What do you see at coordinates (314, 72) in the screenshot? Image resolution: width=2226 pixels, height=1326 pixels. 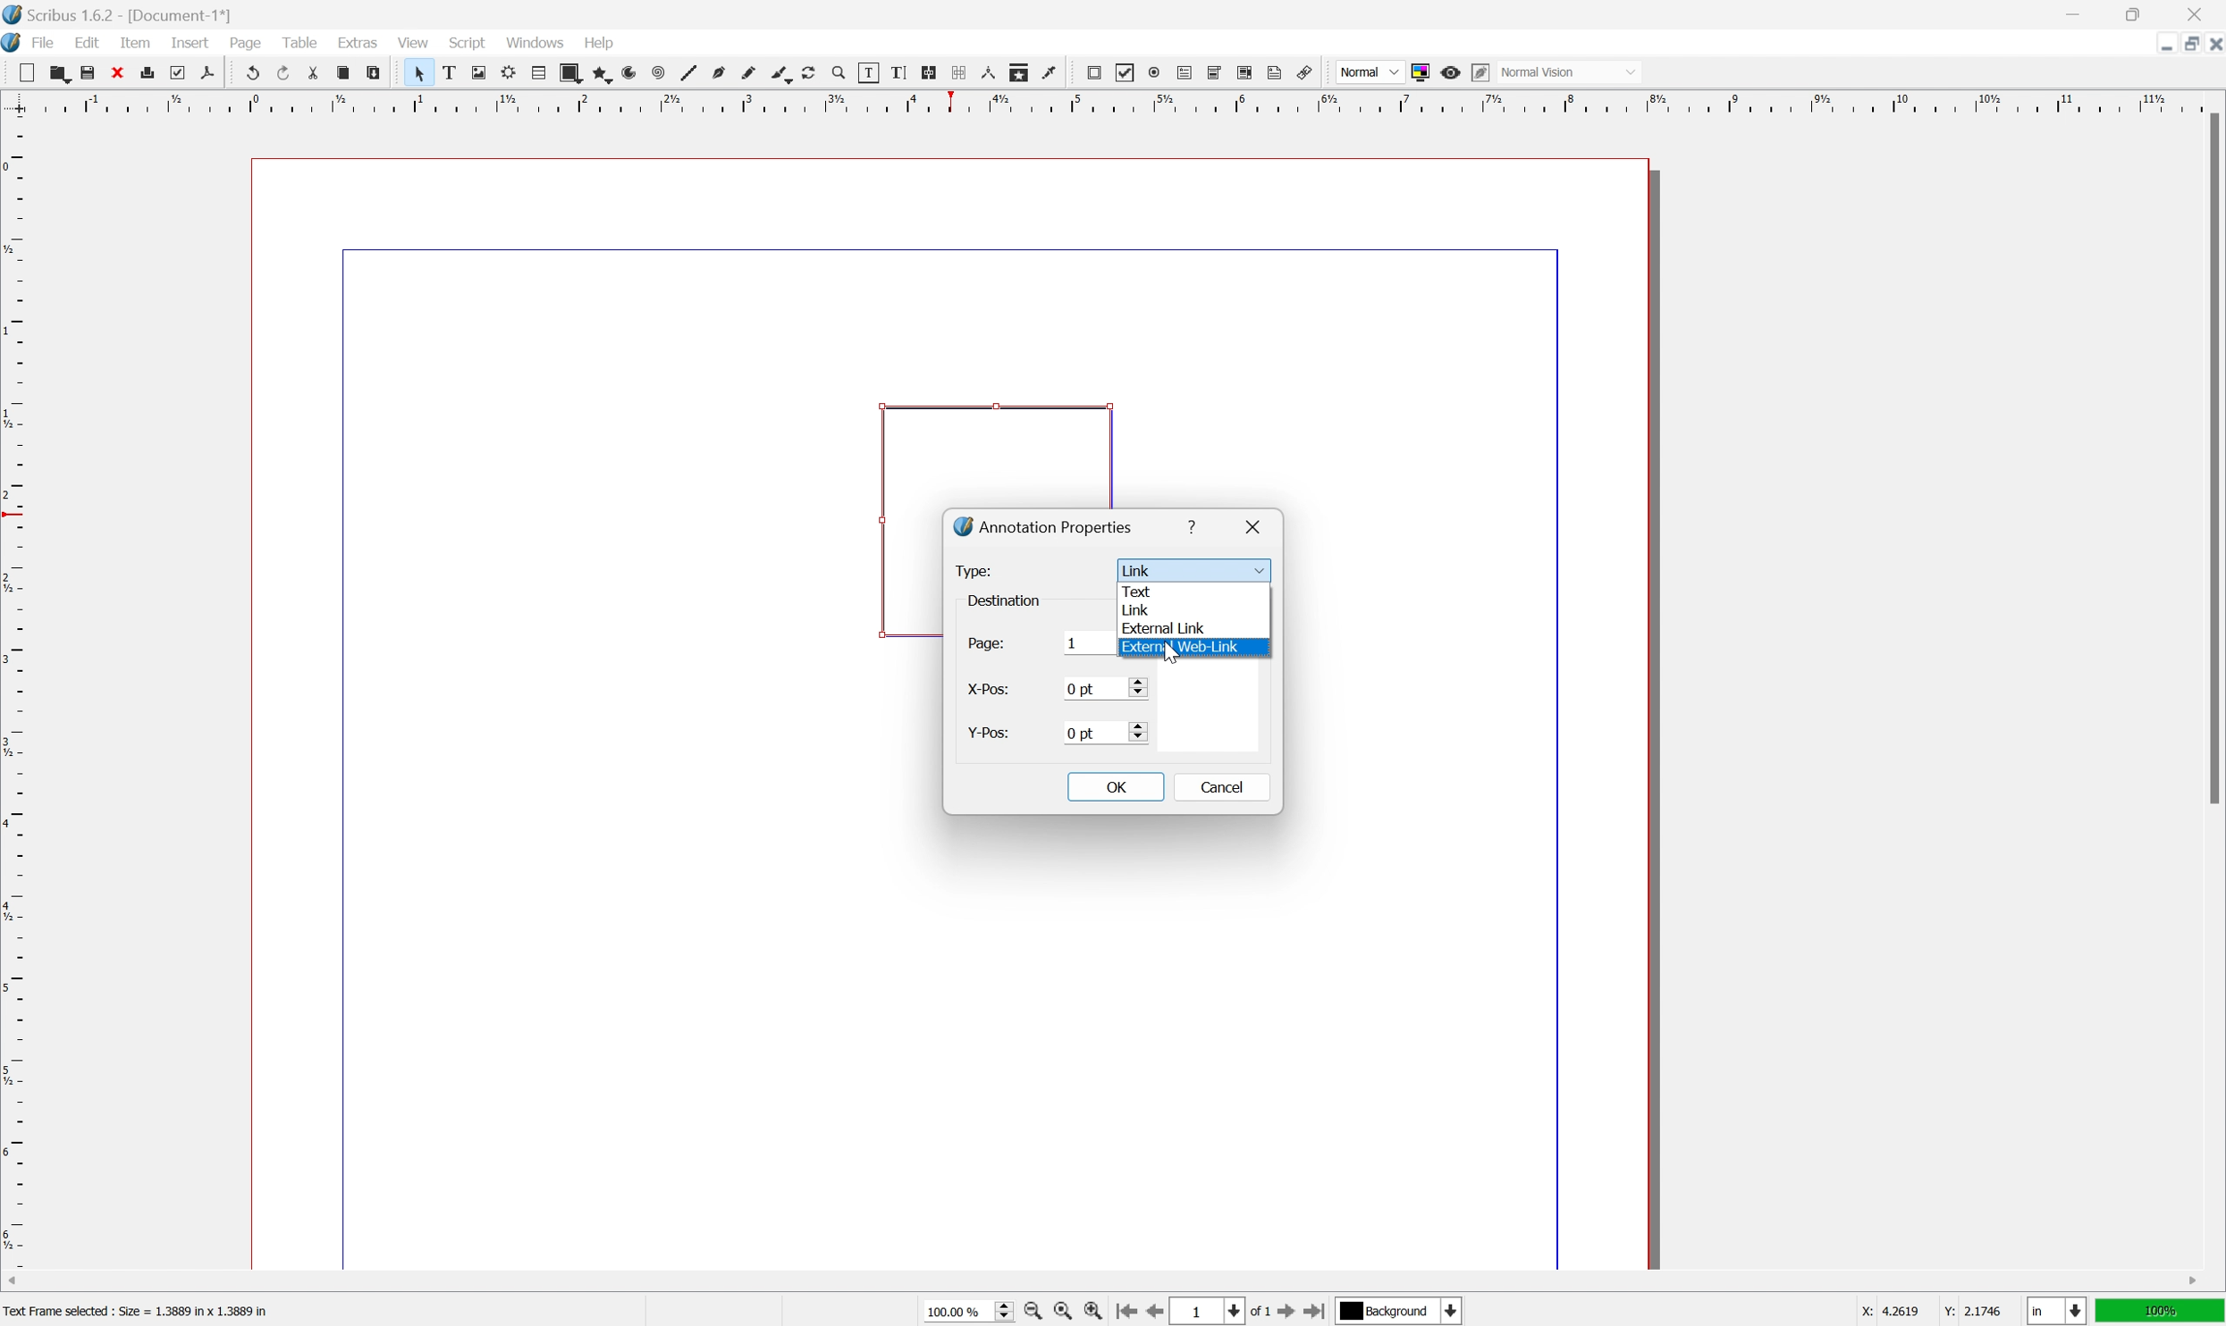 I see `cut` at bounding box center [314, 72].